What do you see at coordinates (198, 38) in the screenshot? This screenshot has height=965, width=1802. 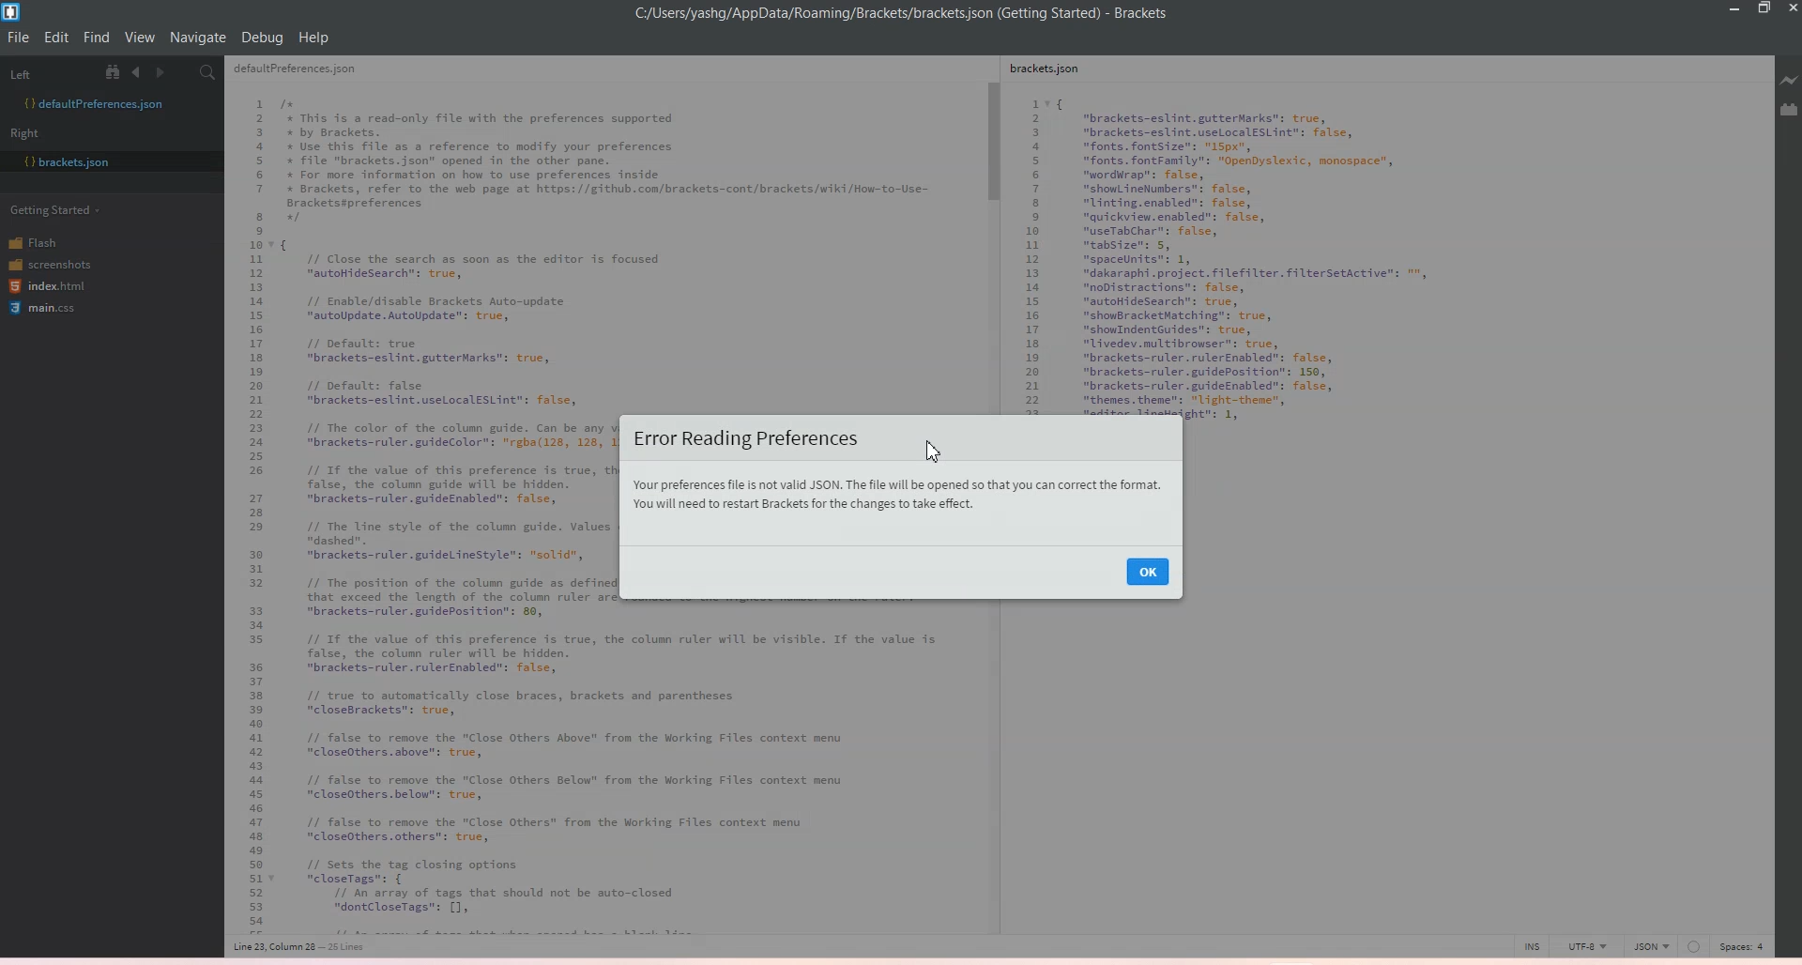 I see `Navigate` at bounding box center [198, 38].